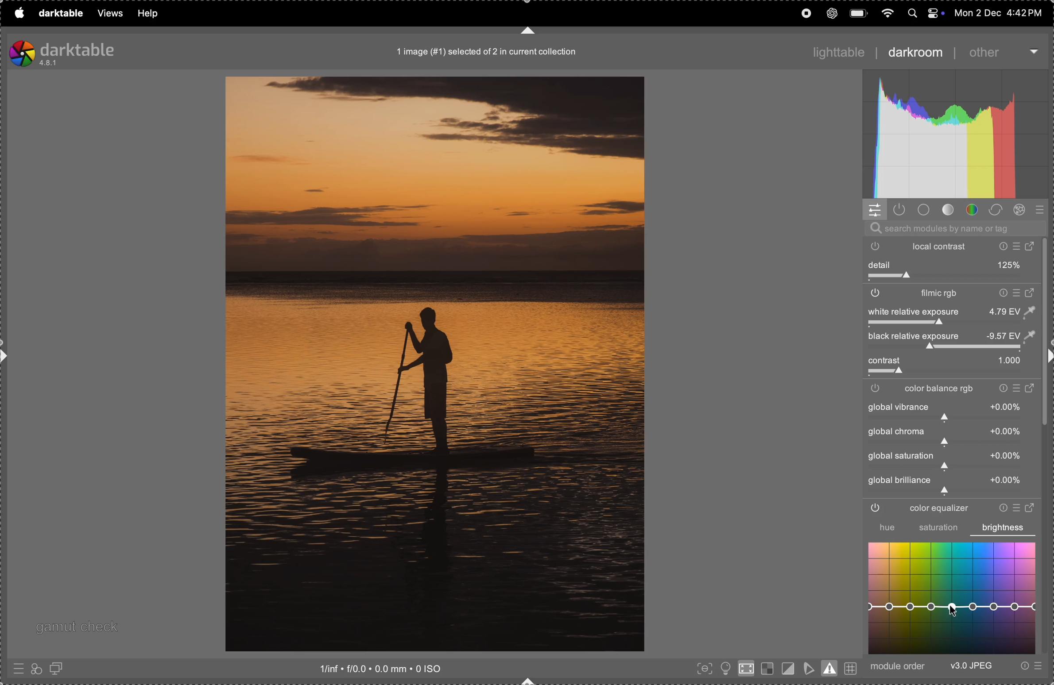 Image resolution: width=1054 pixels, height=685 pixels. What do you see at coordinates (1038, 210) in the screenshot?
I see `all modules` at bounding box center [1038, 210].